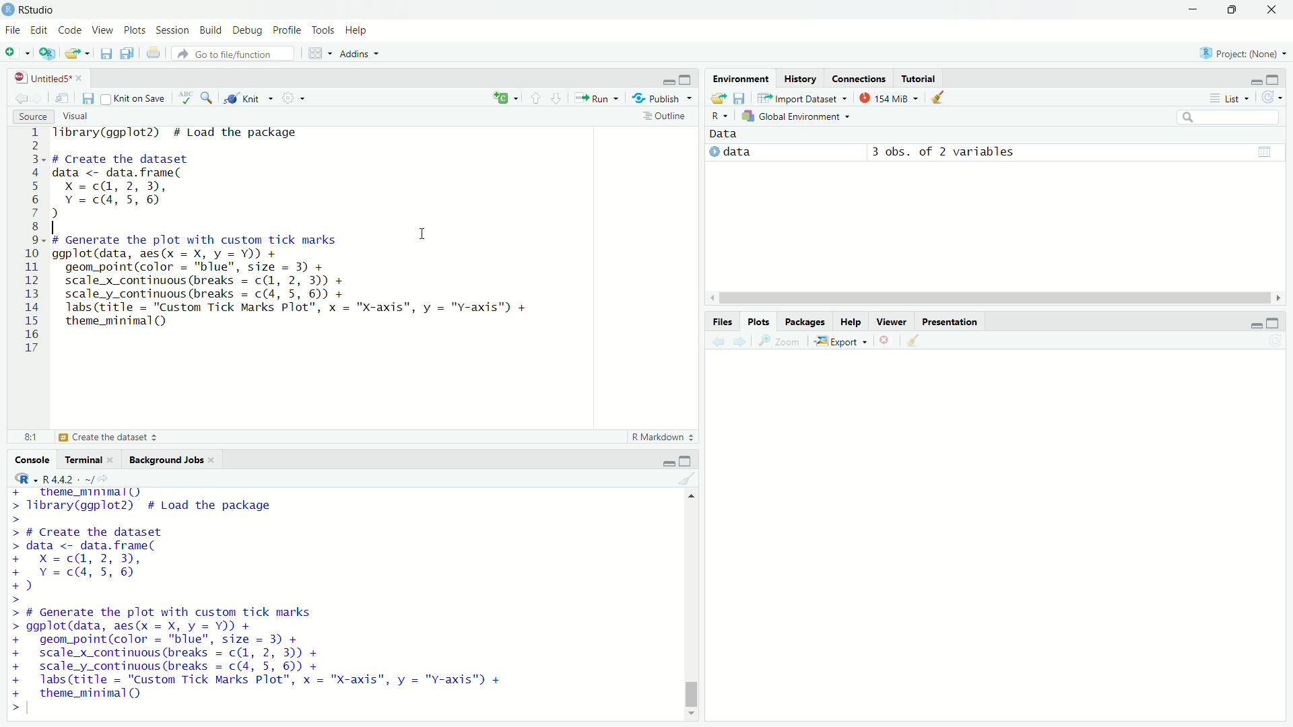 This screenshot has height=727, width=1293. Describe the element at coordinates (28, 242) in the screenshot. I see `` at that location.